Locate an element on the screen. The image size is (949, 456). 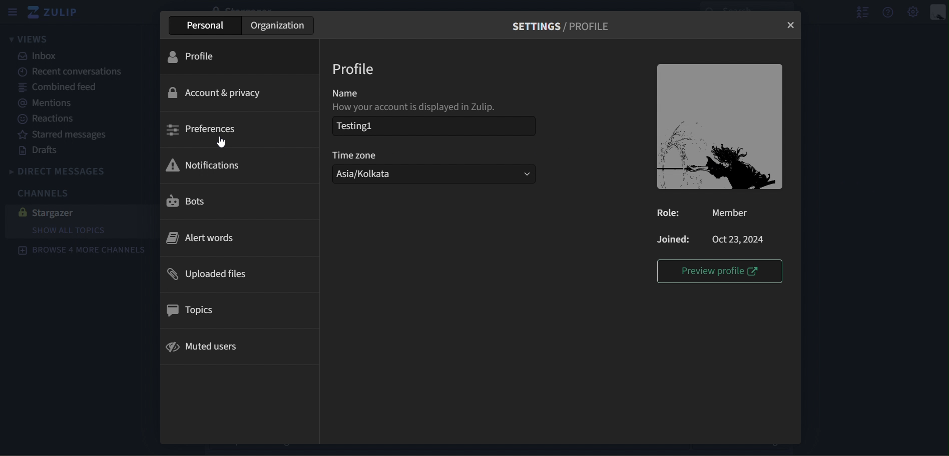
uploaded files is located at coordinates (209, 274).